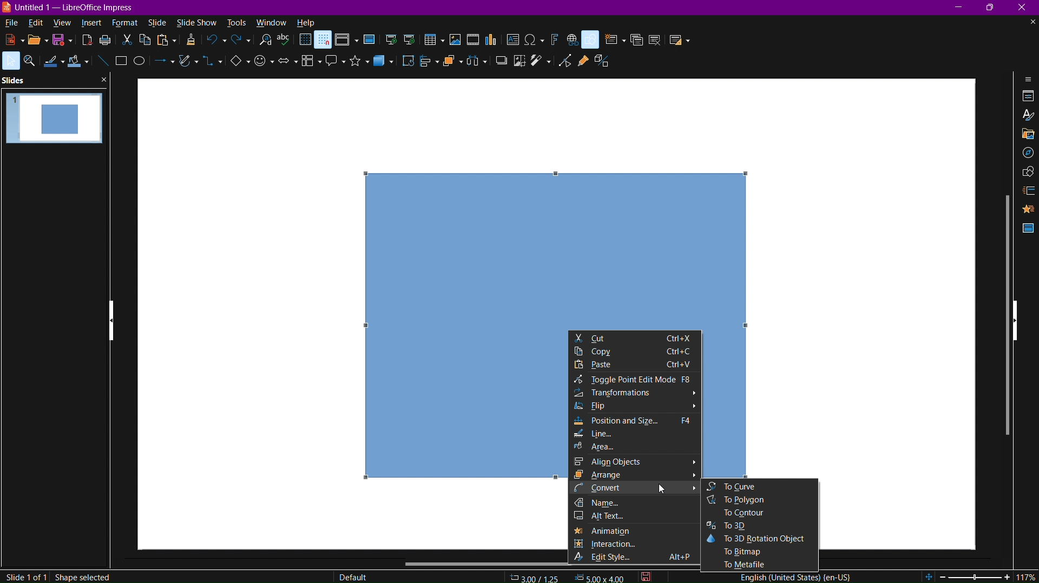 Image resolution: width=1039 pixels, height=583 pixels. Describe the element at coordinates (759, 513) in the screenshot. I see `To Contour` at that location.